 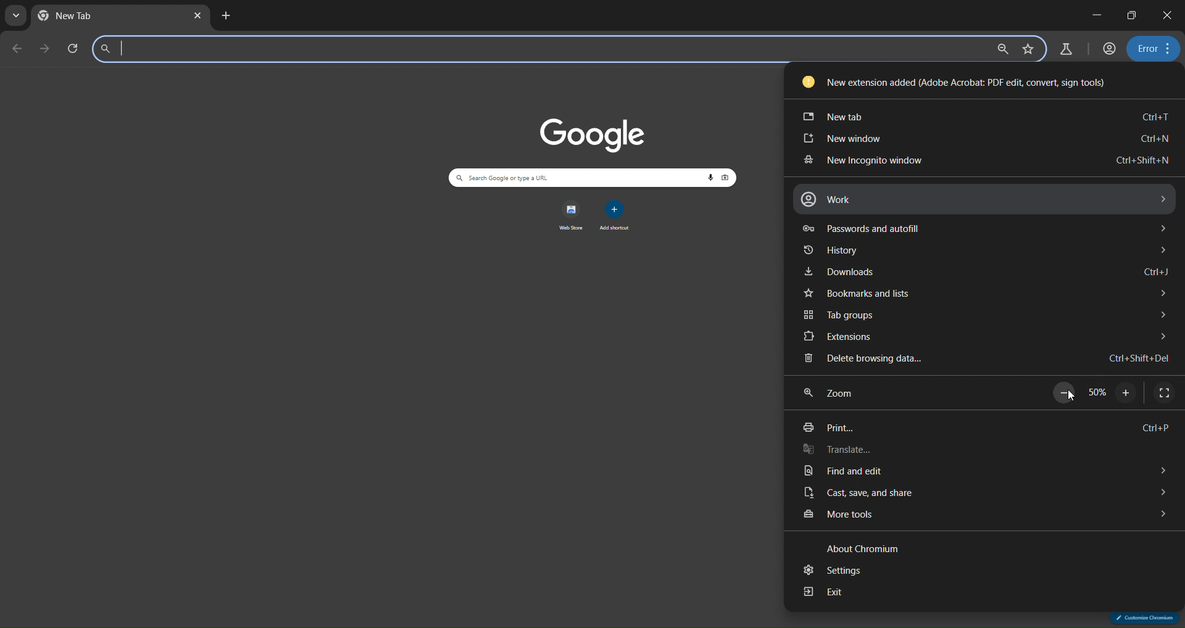 I want to click on bookmarks and lists, so click(x=985, y=293).